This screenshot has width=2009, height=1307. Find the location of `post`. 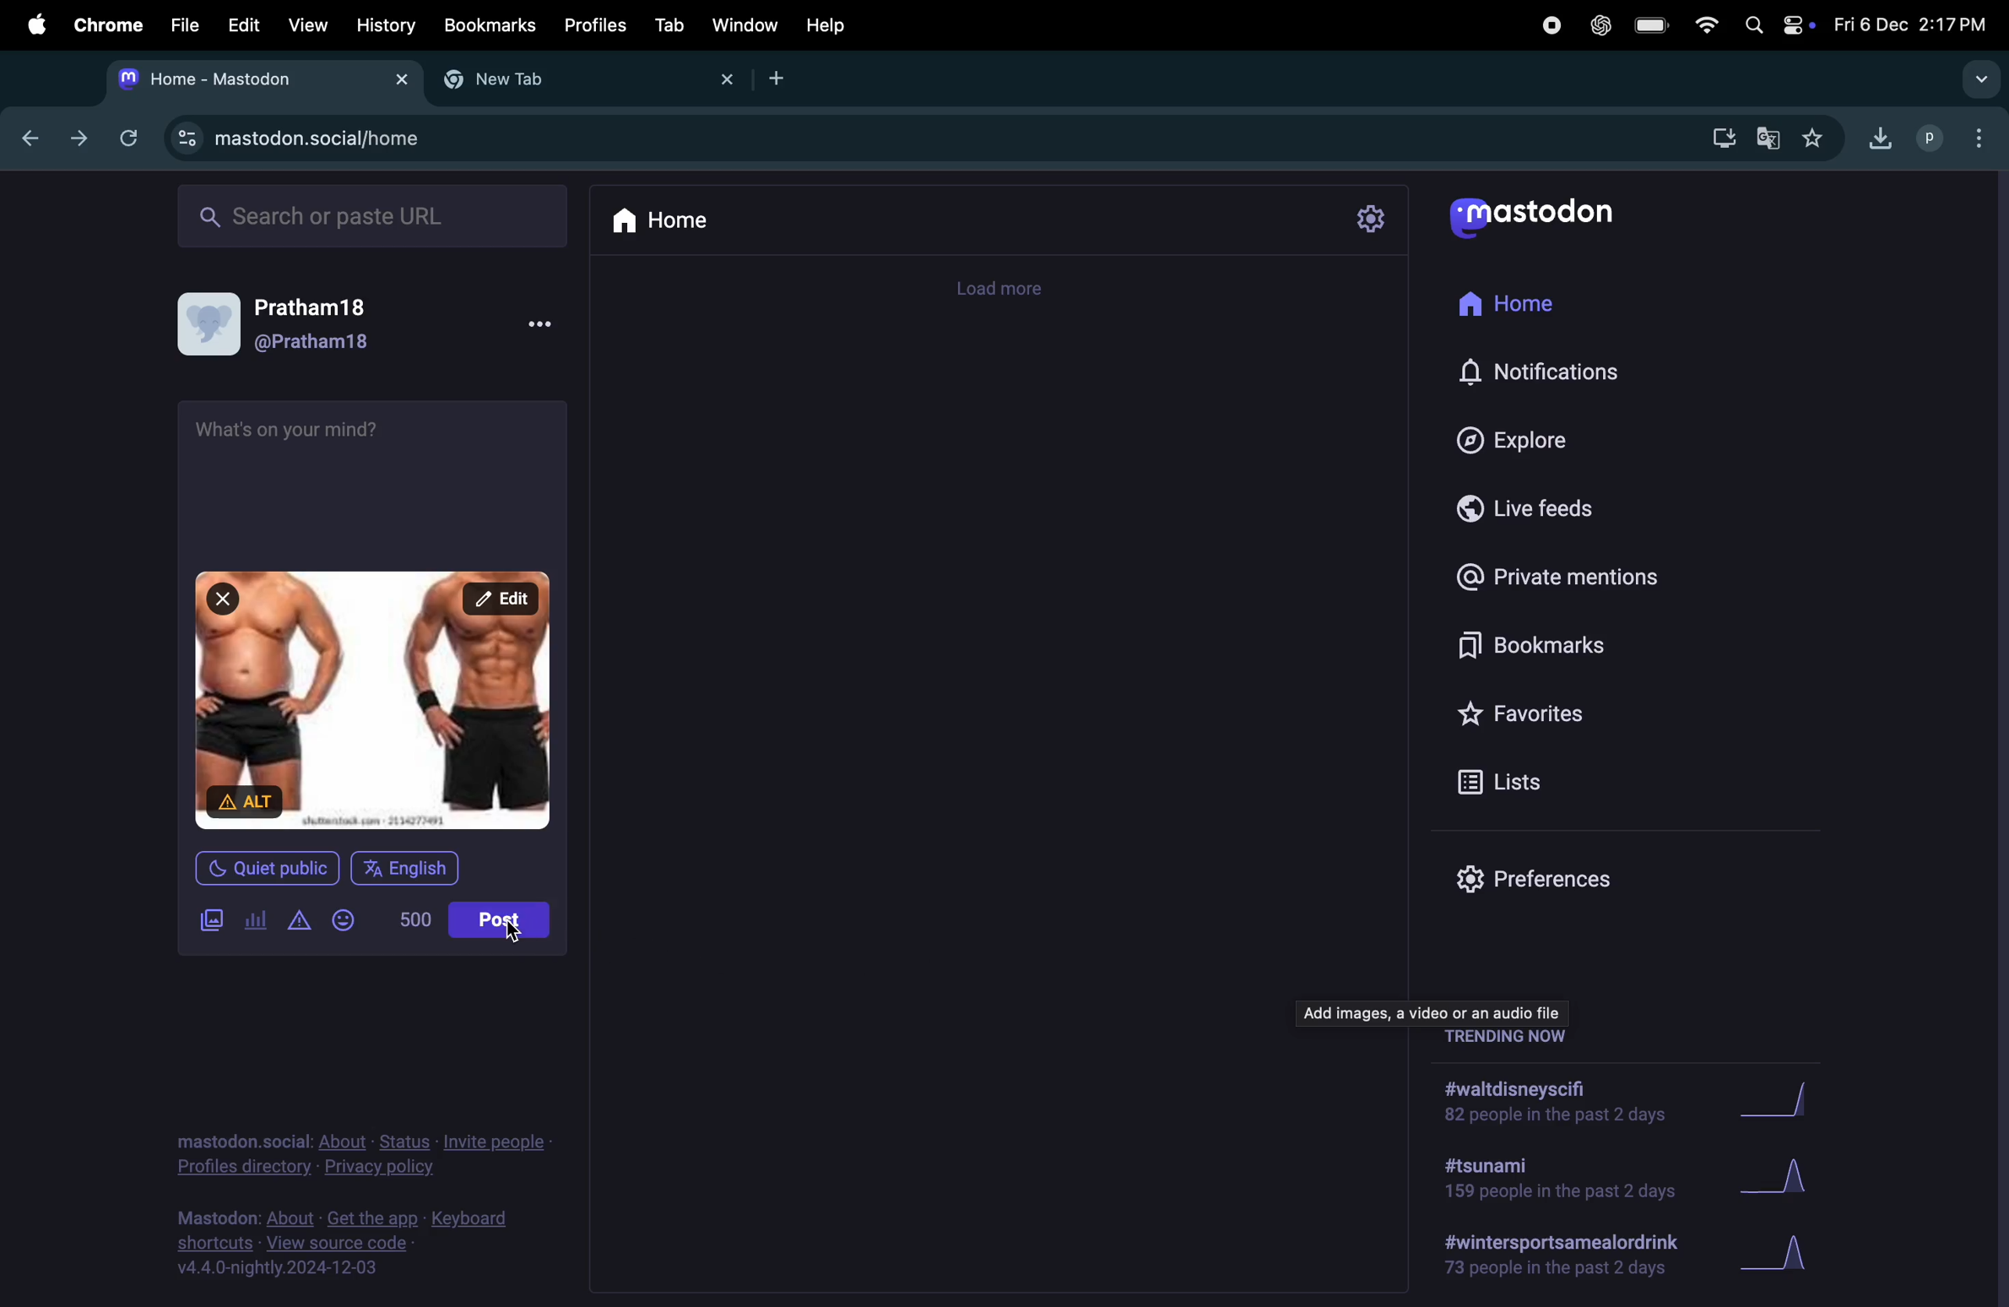

post is located at coordinates (506, 924).